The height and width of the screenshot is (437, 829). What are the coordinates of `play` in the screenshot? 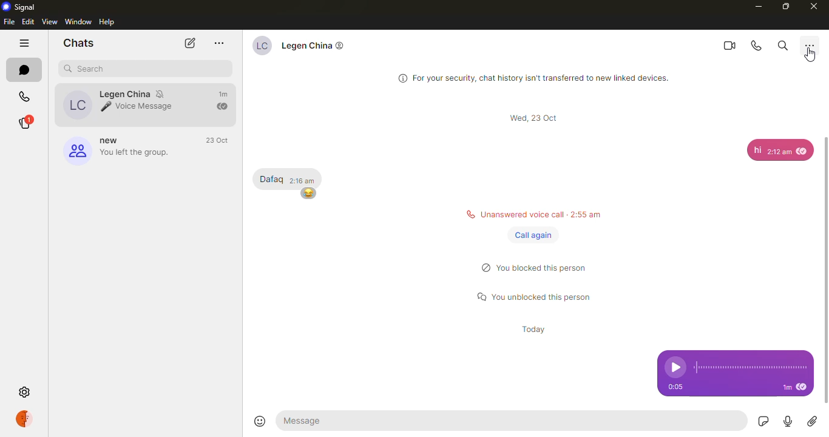 It's located at (672, 367).